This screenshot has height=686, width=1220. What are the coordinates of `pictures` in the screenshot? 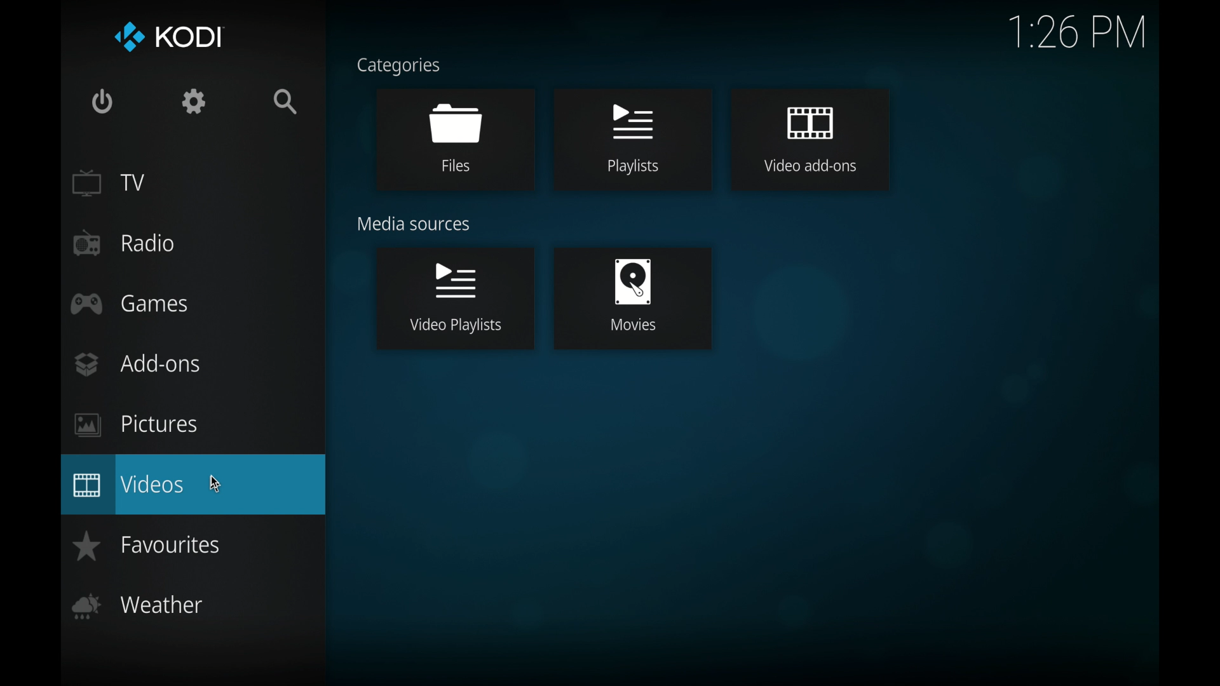 It's located at (137, 425).